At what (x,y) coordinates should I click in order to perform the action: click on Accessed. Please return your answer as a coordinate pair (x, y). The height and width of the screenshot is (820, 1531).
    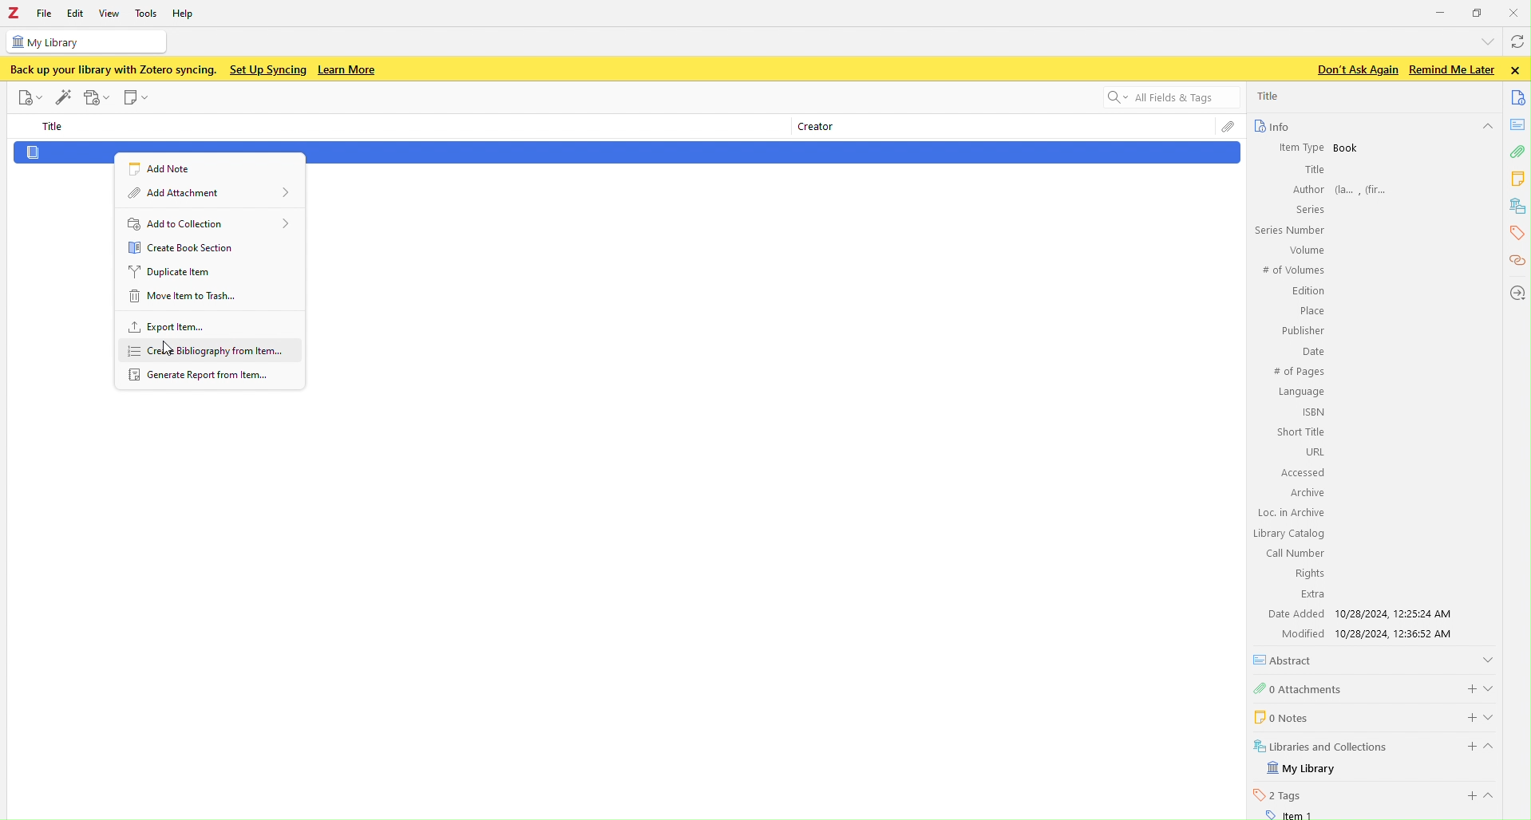
    Looking at the image, I should click on (1302, 473).